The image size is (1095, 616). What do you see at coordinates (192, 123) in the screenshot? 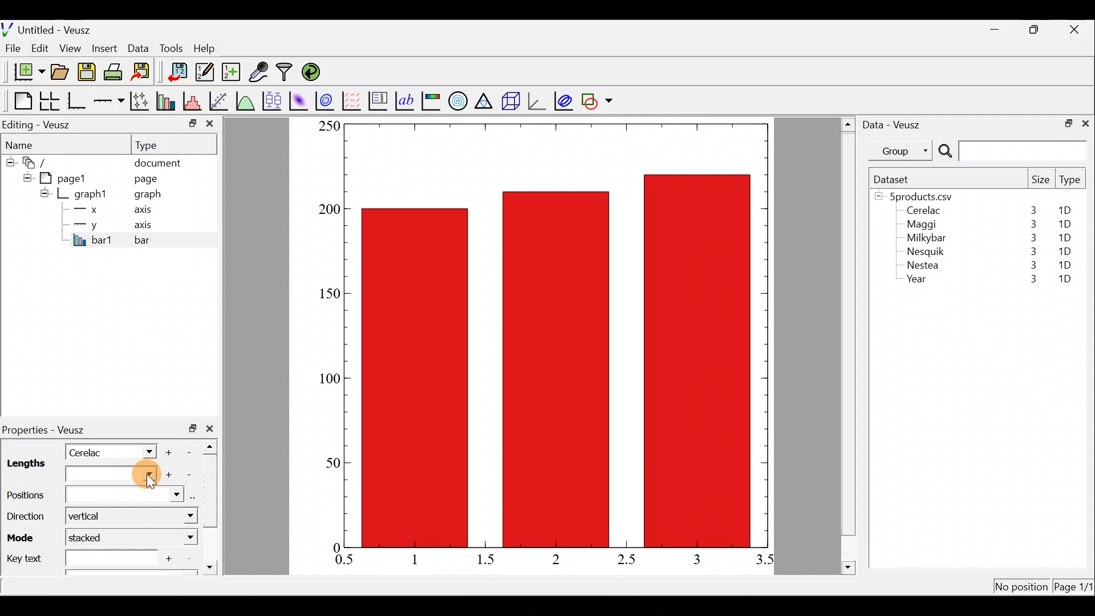
I see `minimize` at bounding box center [192, 123].